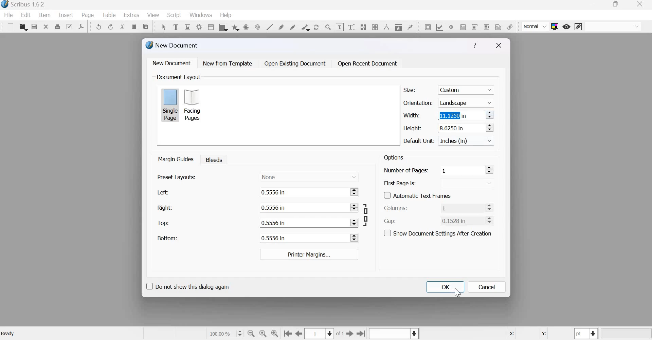 Image resolution: width=652 pixels, height=340 pixels. I want to click on Increase and Decrease, so click(491, 220).